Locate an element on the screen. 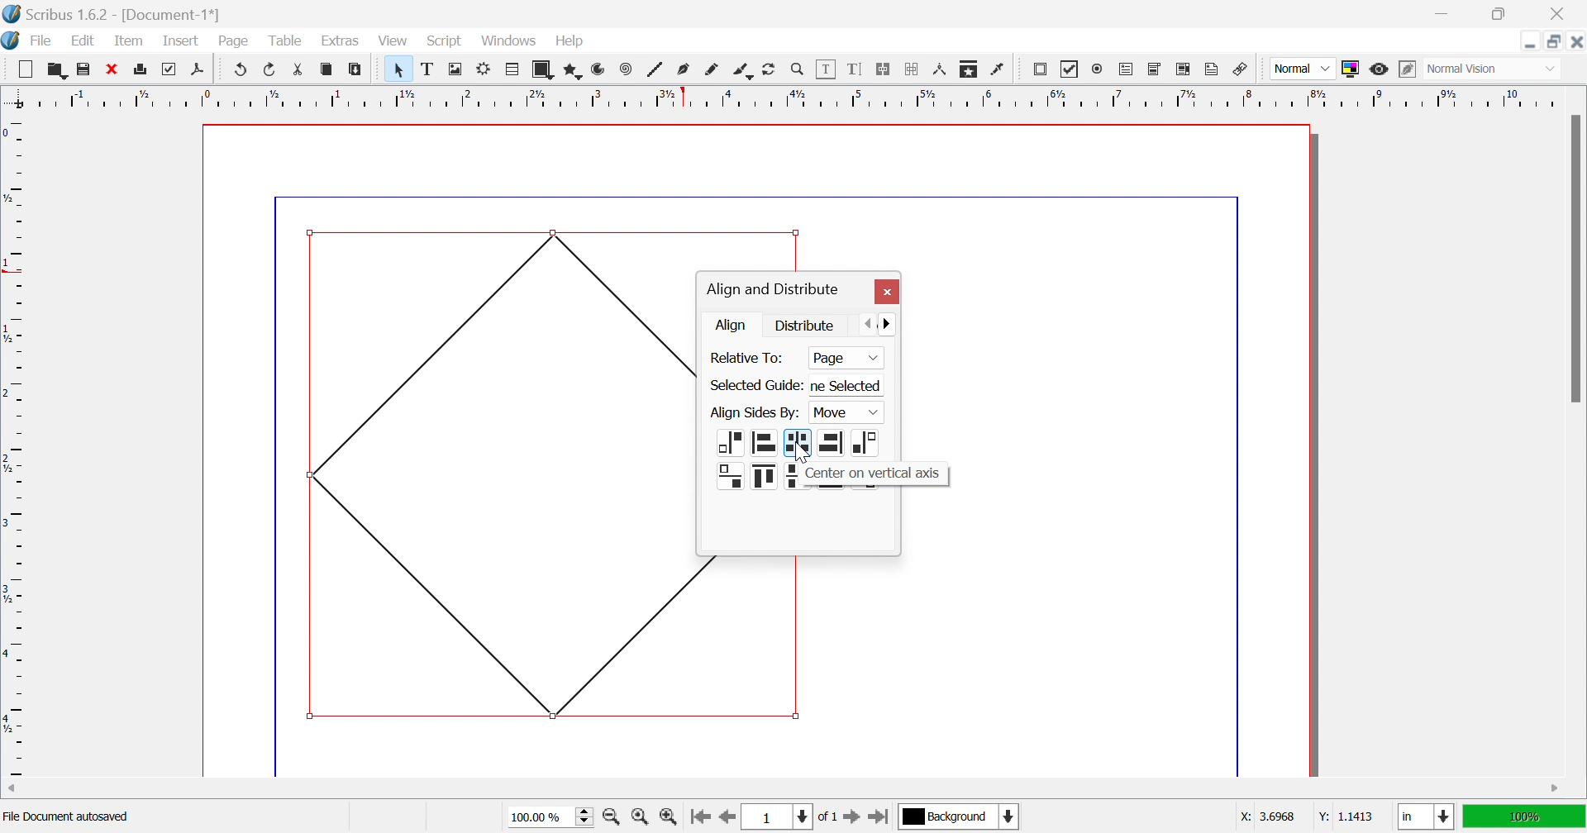  Select the image preview quality is located at coordinates (1302, 69).